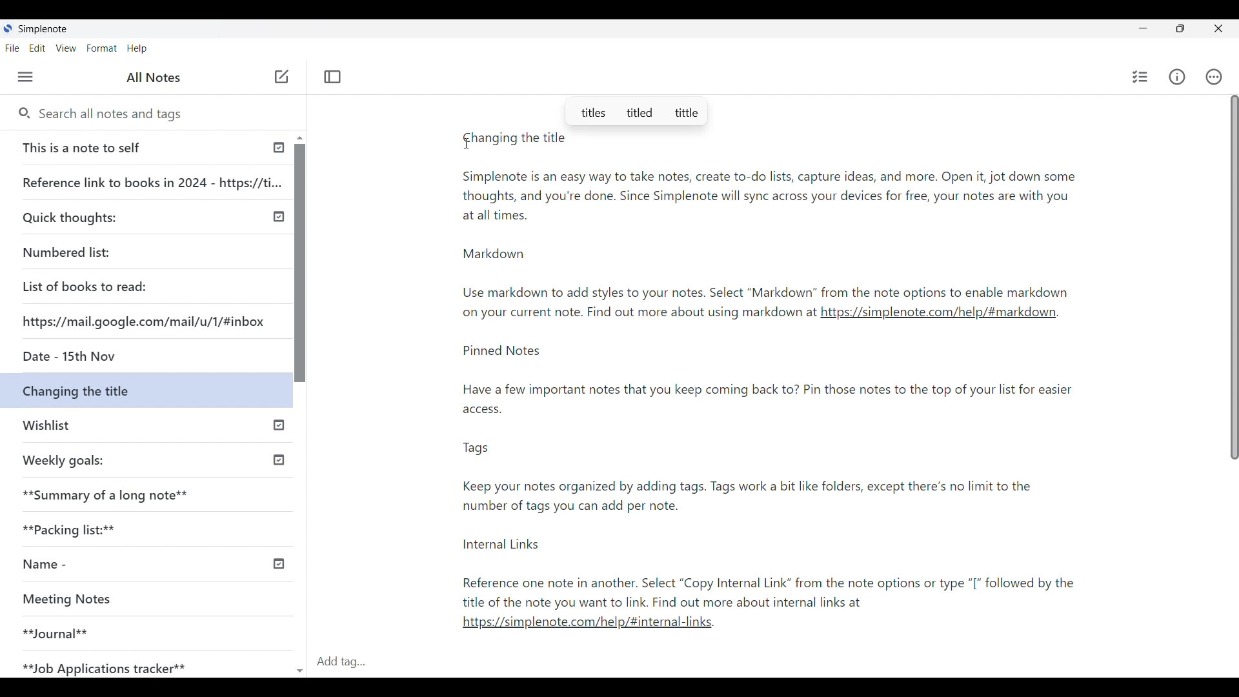 The height and width of the screenshot is (697, 1239). Describe the element at coordinates (514, 138) in the screenshot. I see `Note title changed` at that location.